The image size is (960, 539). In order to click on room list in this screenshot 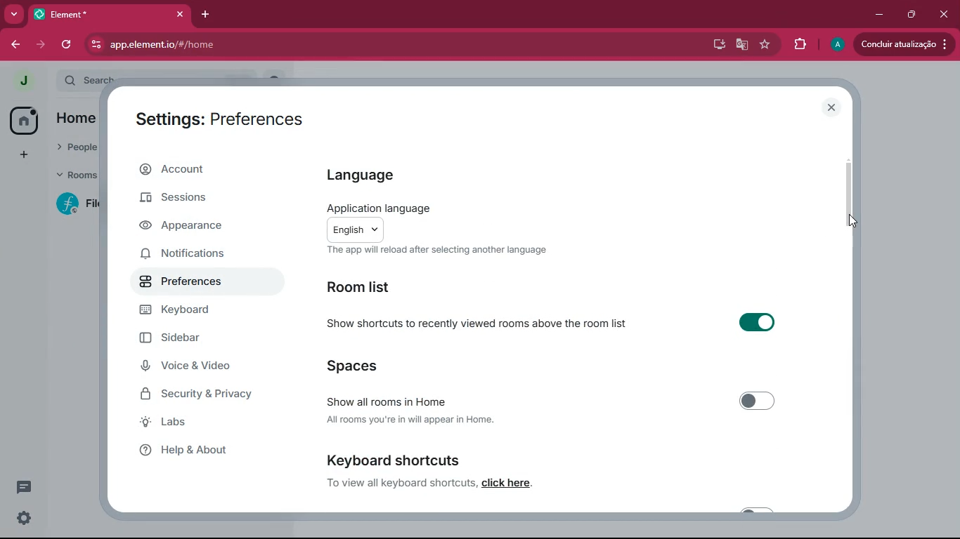, I will do `click(367, 288)`.